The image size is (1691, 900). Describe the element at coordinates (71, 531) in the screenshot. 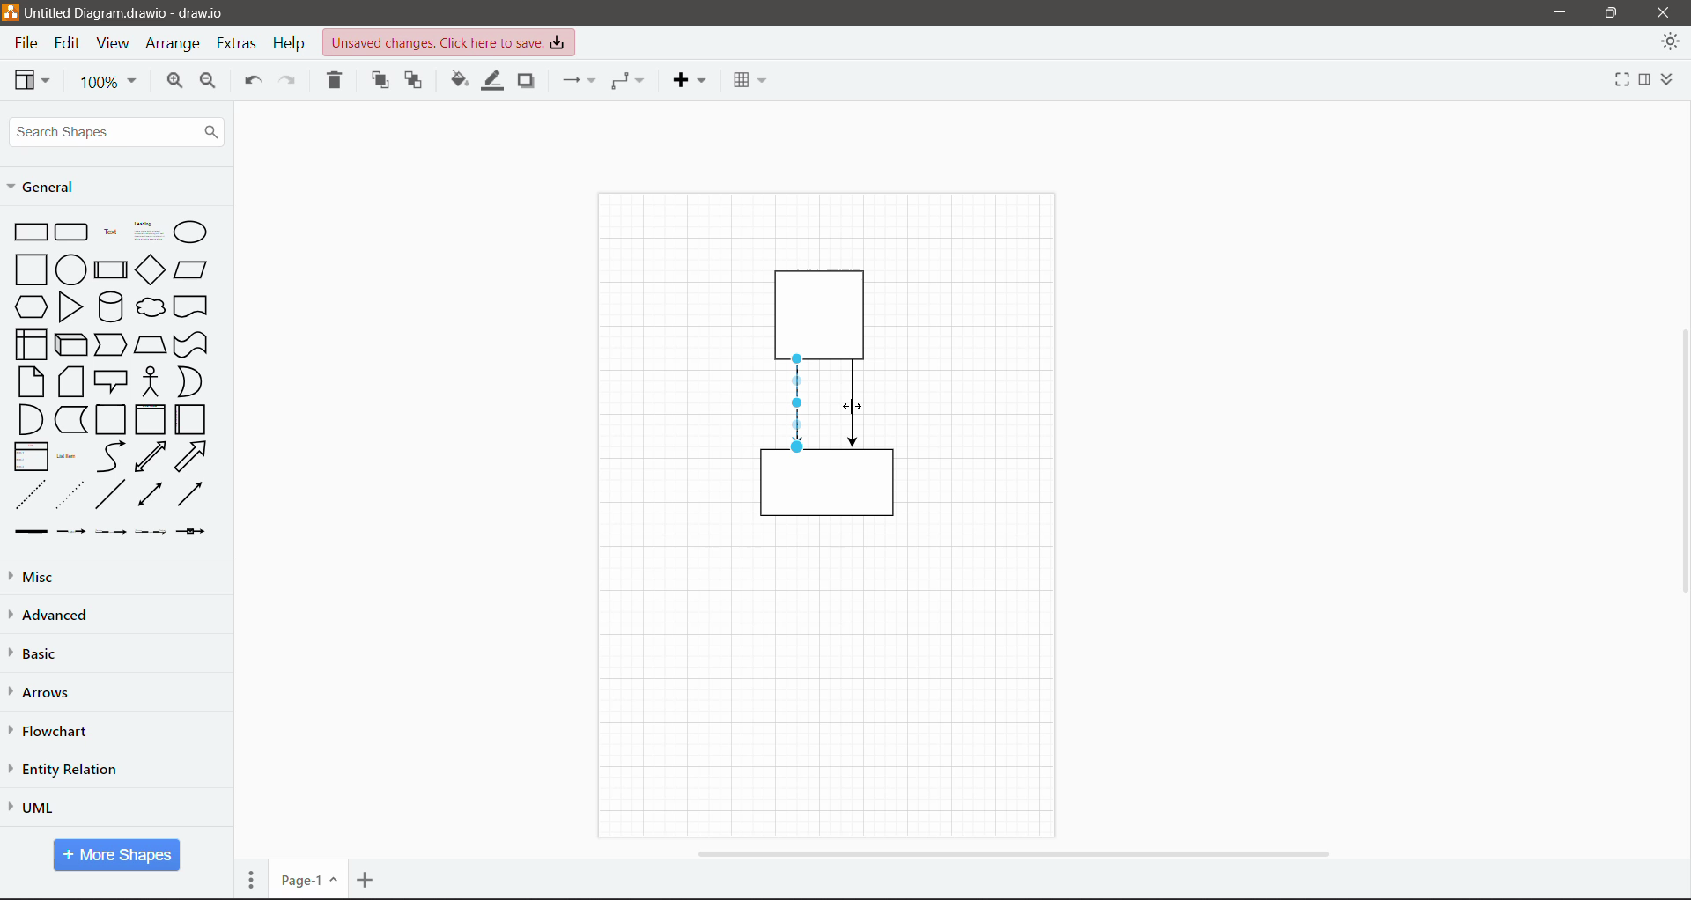

I see `connector label` at that location.